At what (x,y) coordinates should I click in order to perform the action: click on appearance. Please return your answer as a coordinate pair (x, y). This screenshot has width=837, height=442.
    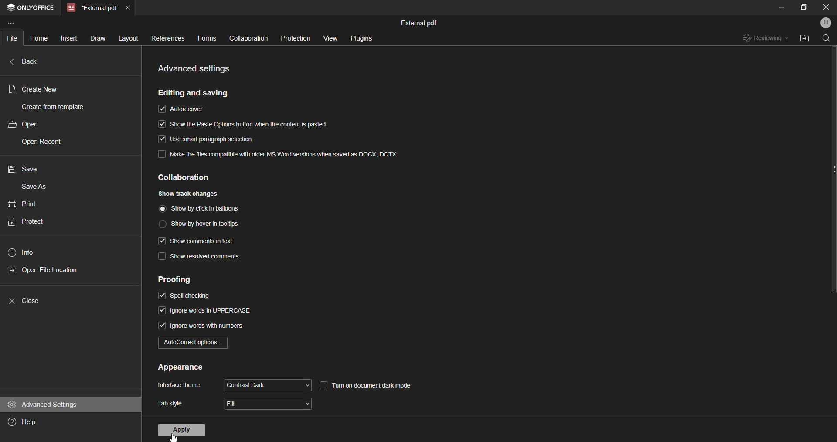
    Looking at the image, I should click on (180, 368).